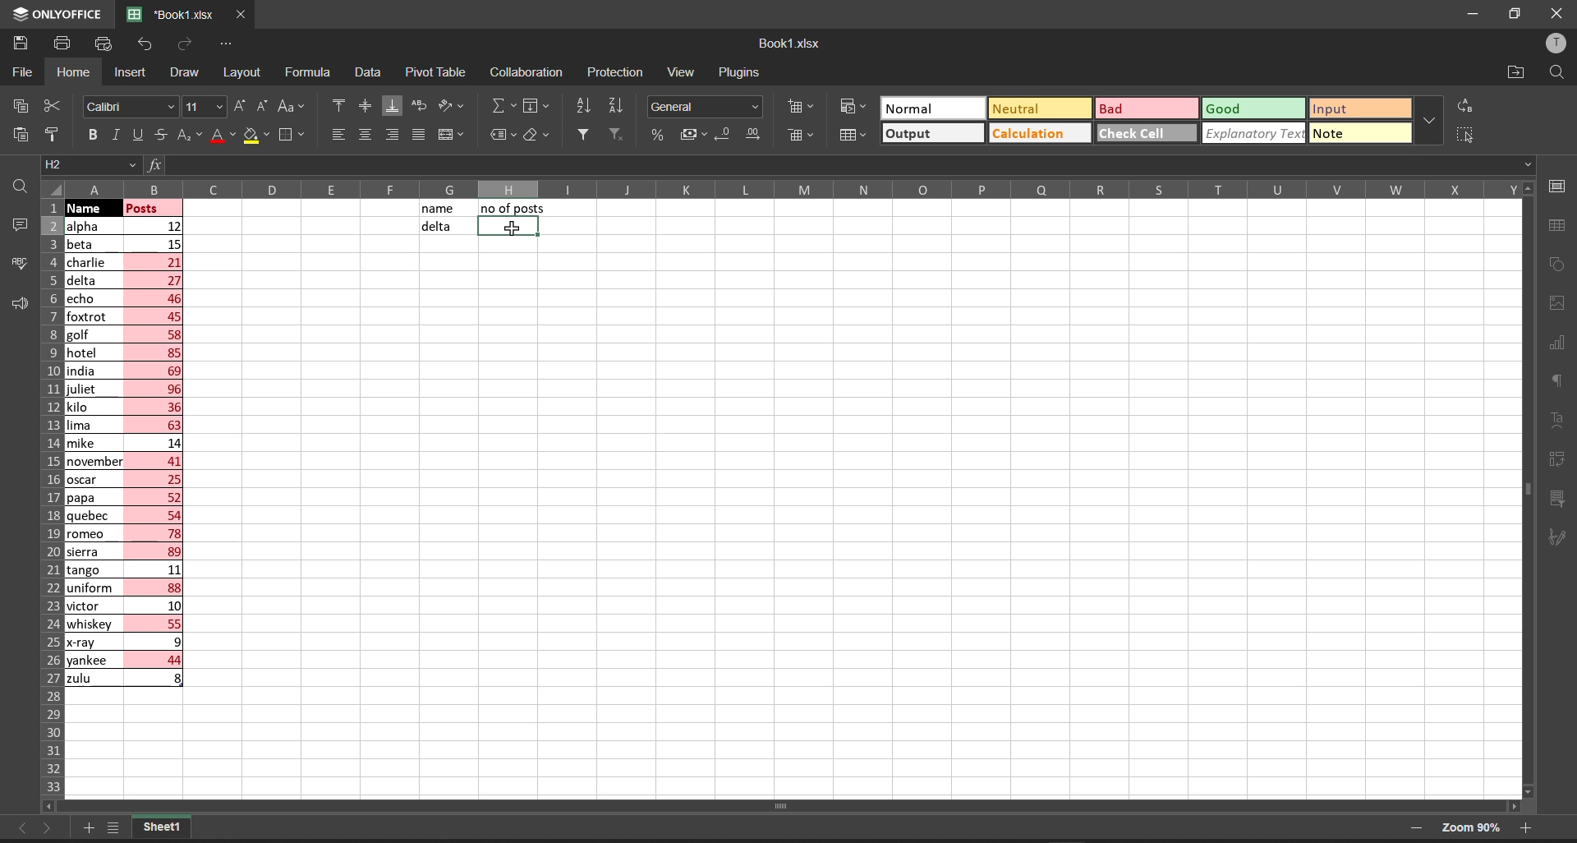 This screenshot has height=843, width=1577. What do you see at coordinates (868, 164) in the screenshot?
I see `formula bar` at bounding box center [868, 164].